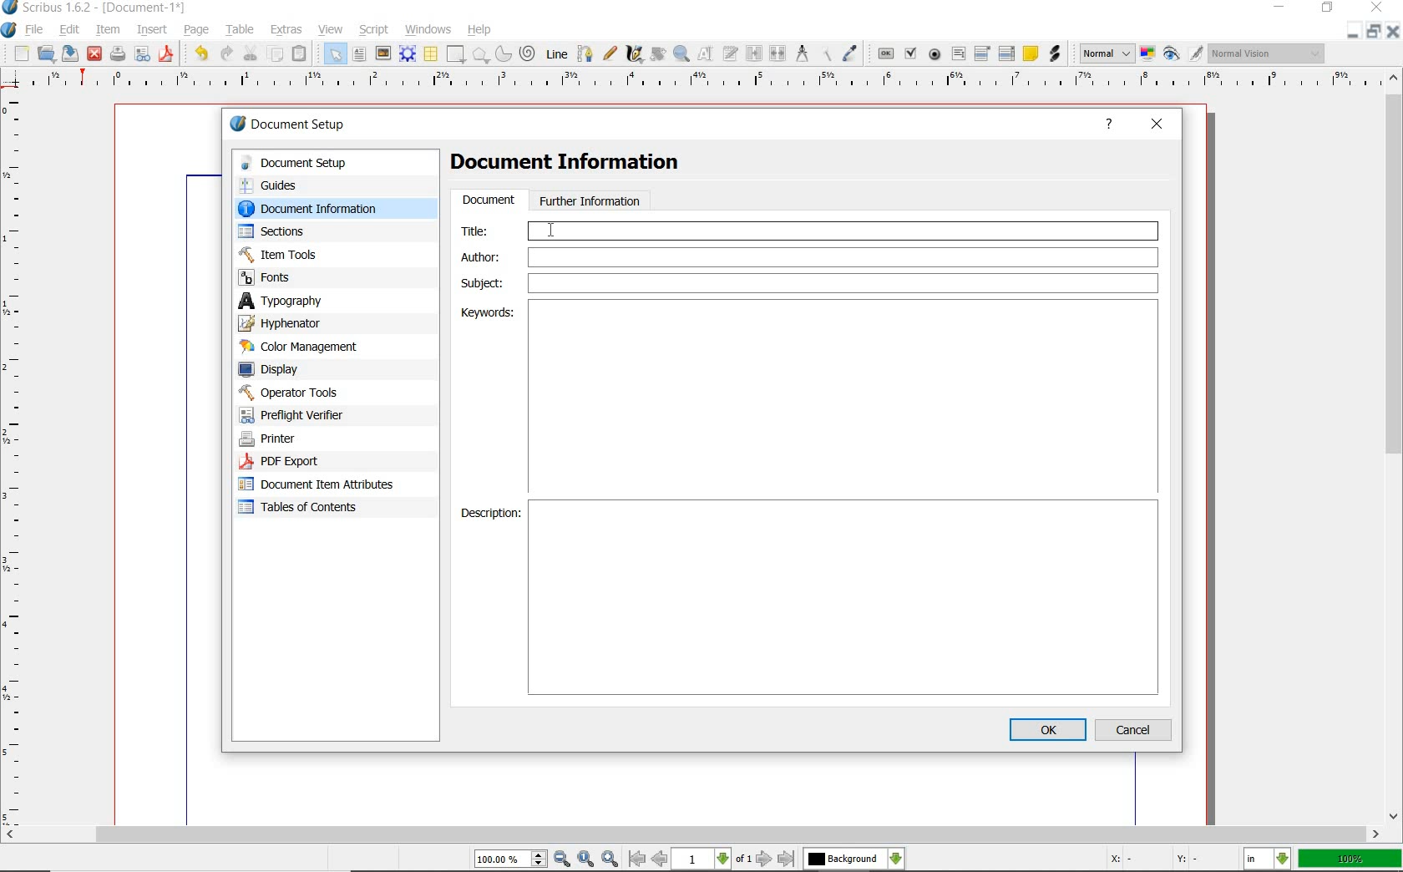 Image resolution: width=1403 pixels, height=872 pixels. I want to click on spiral, so click(529, 53).